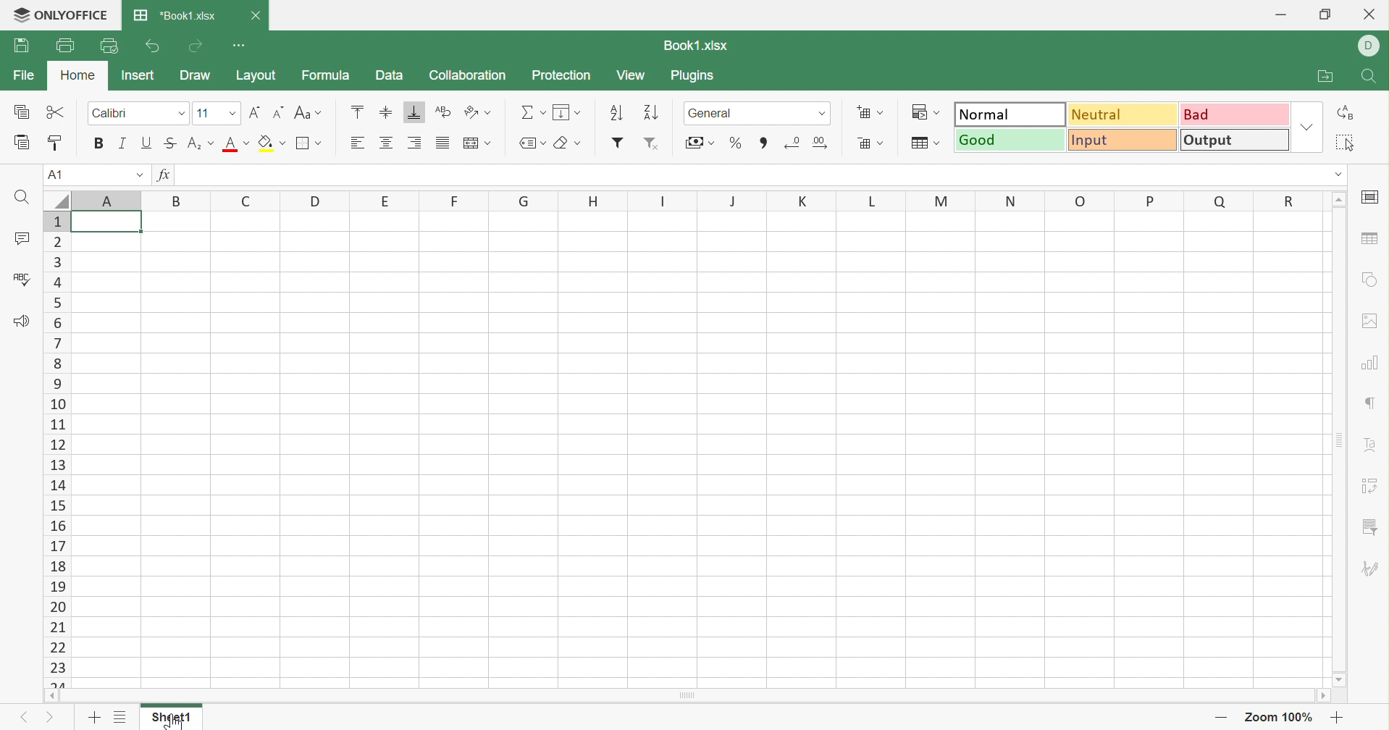  Describe the element at coordinates (142, 173) in the screenshot. I see `Drop Down` at that location.